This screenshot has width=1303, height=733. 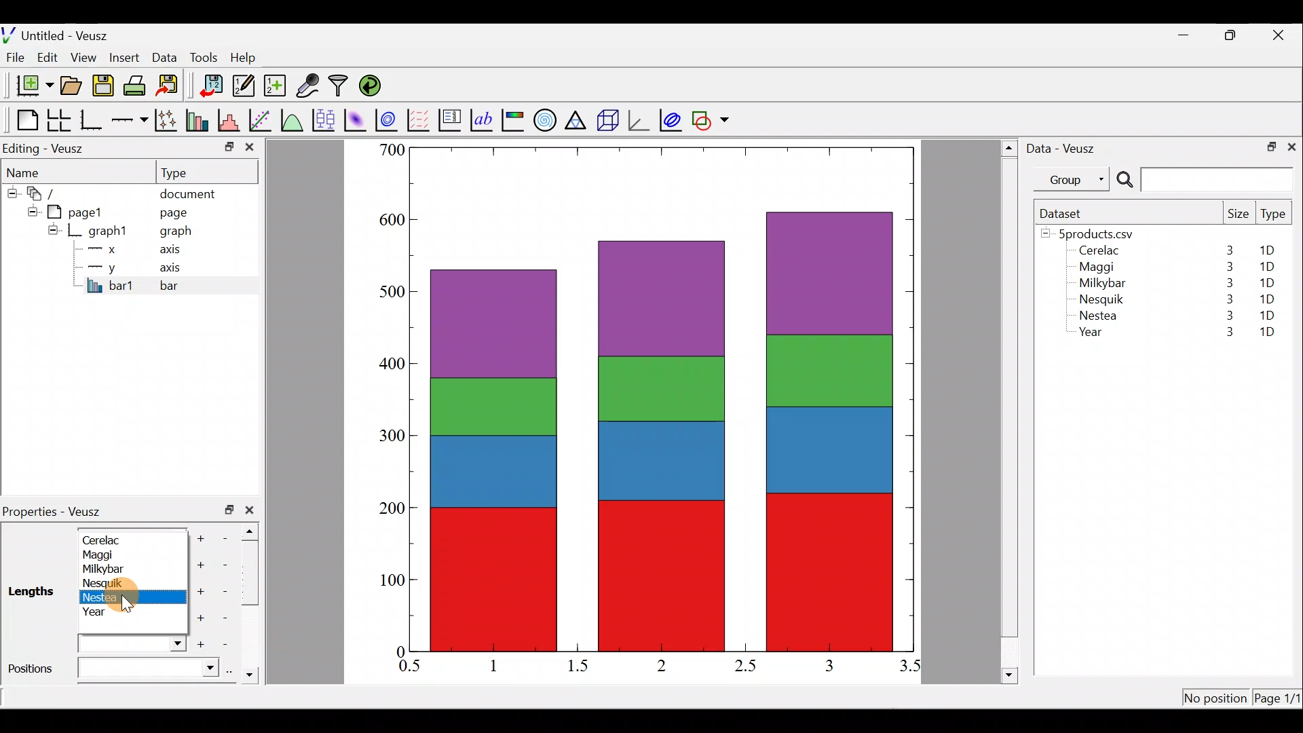 What do you see at coordinates (31, 170) in the screenshot?
I see `Name` at bounding box center [31, 170].